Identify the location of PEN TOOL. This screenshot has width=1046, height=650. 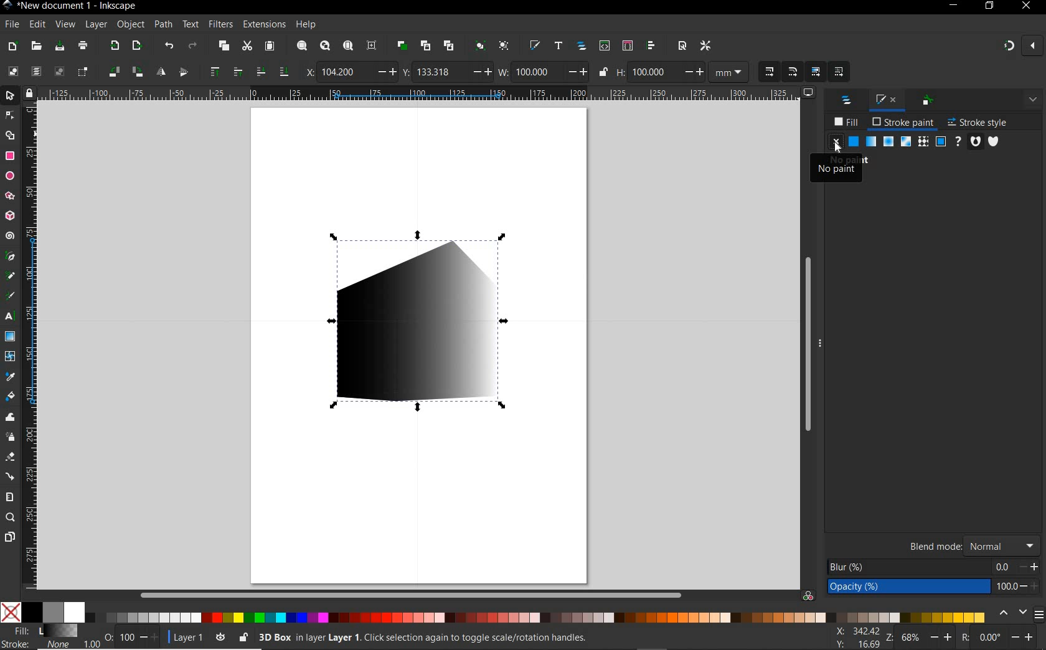
(11, 257).